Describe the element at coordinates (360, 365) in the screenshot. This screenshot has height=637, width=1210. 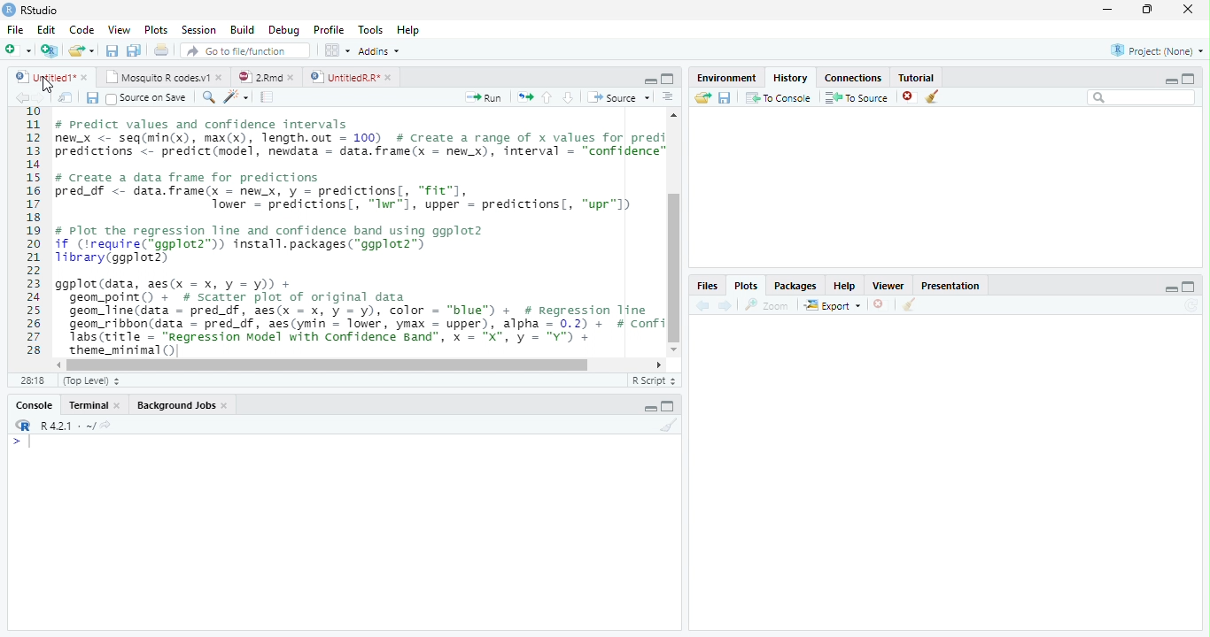
I see `Scrollbar` at that location.